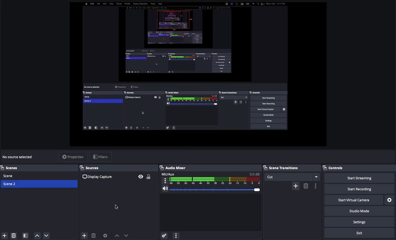  I want to click on Move down, so click(47, 236).